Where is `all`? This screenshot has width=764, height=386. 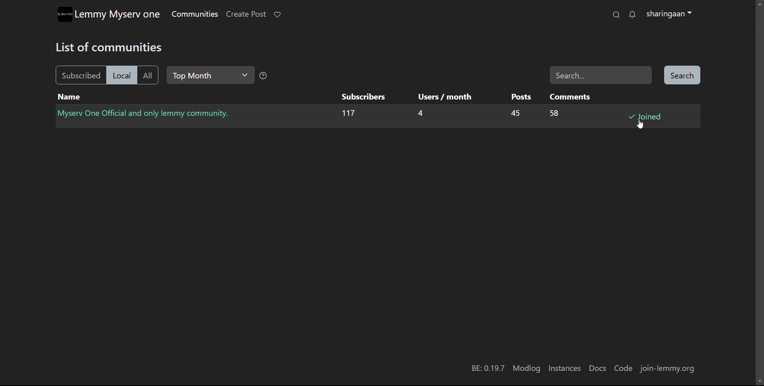 all is located at coordinates (148, 76).